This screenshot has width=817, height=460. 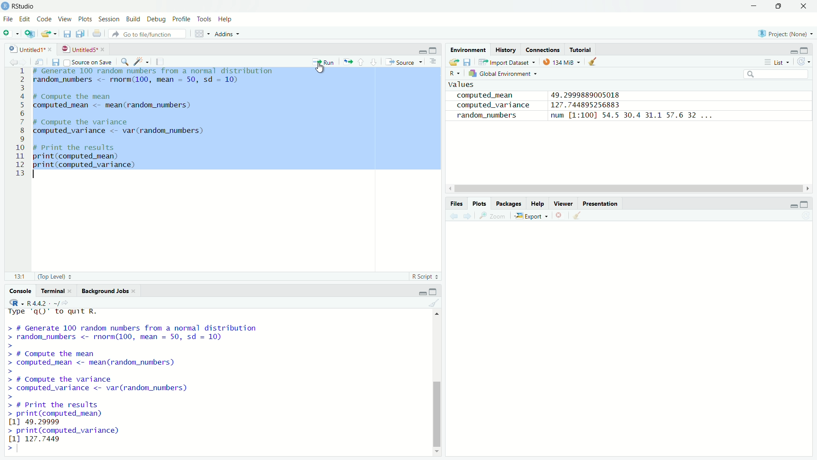 What do you see at coordinates (93, 121) in the screenshot?
I see `# Compute the variance` at bounding box center [93, 121].